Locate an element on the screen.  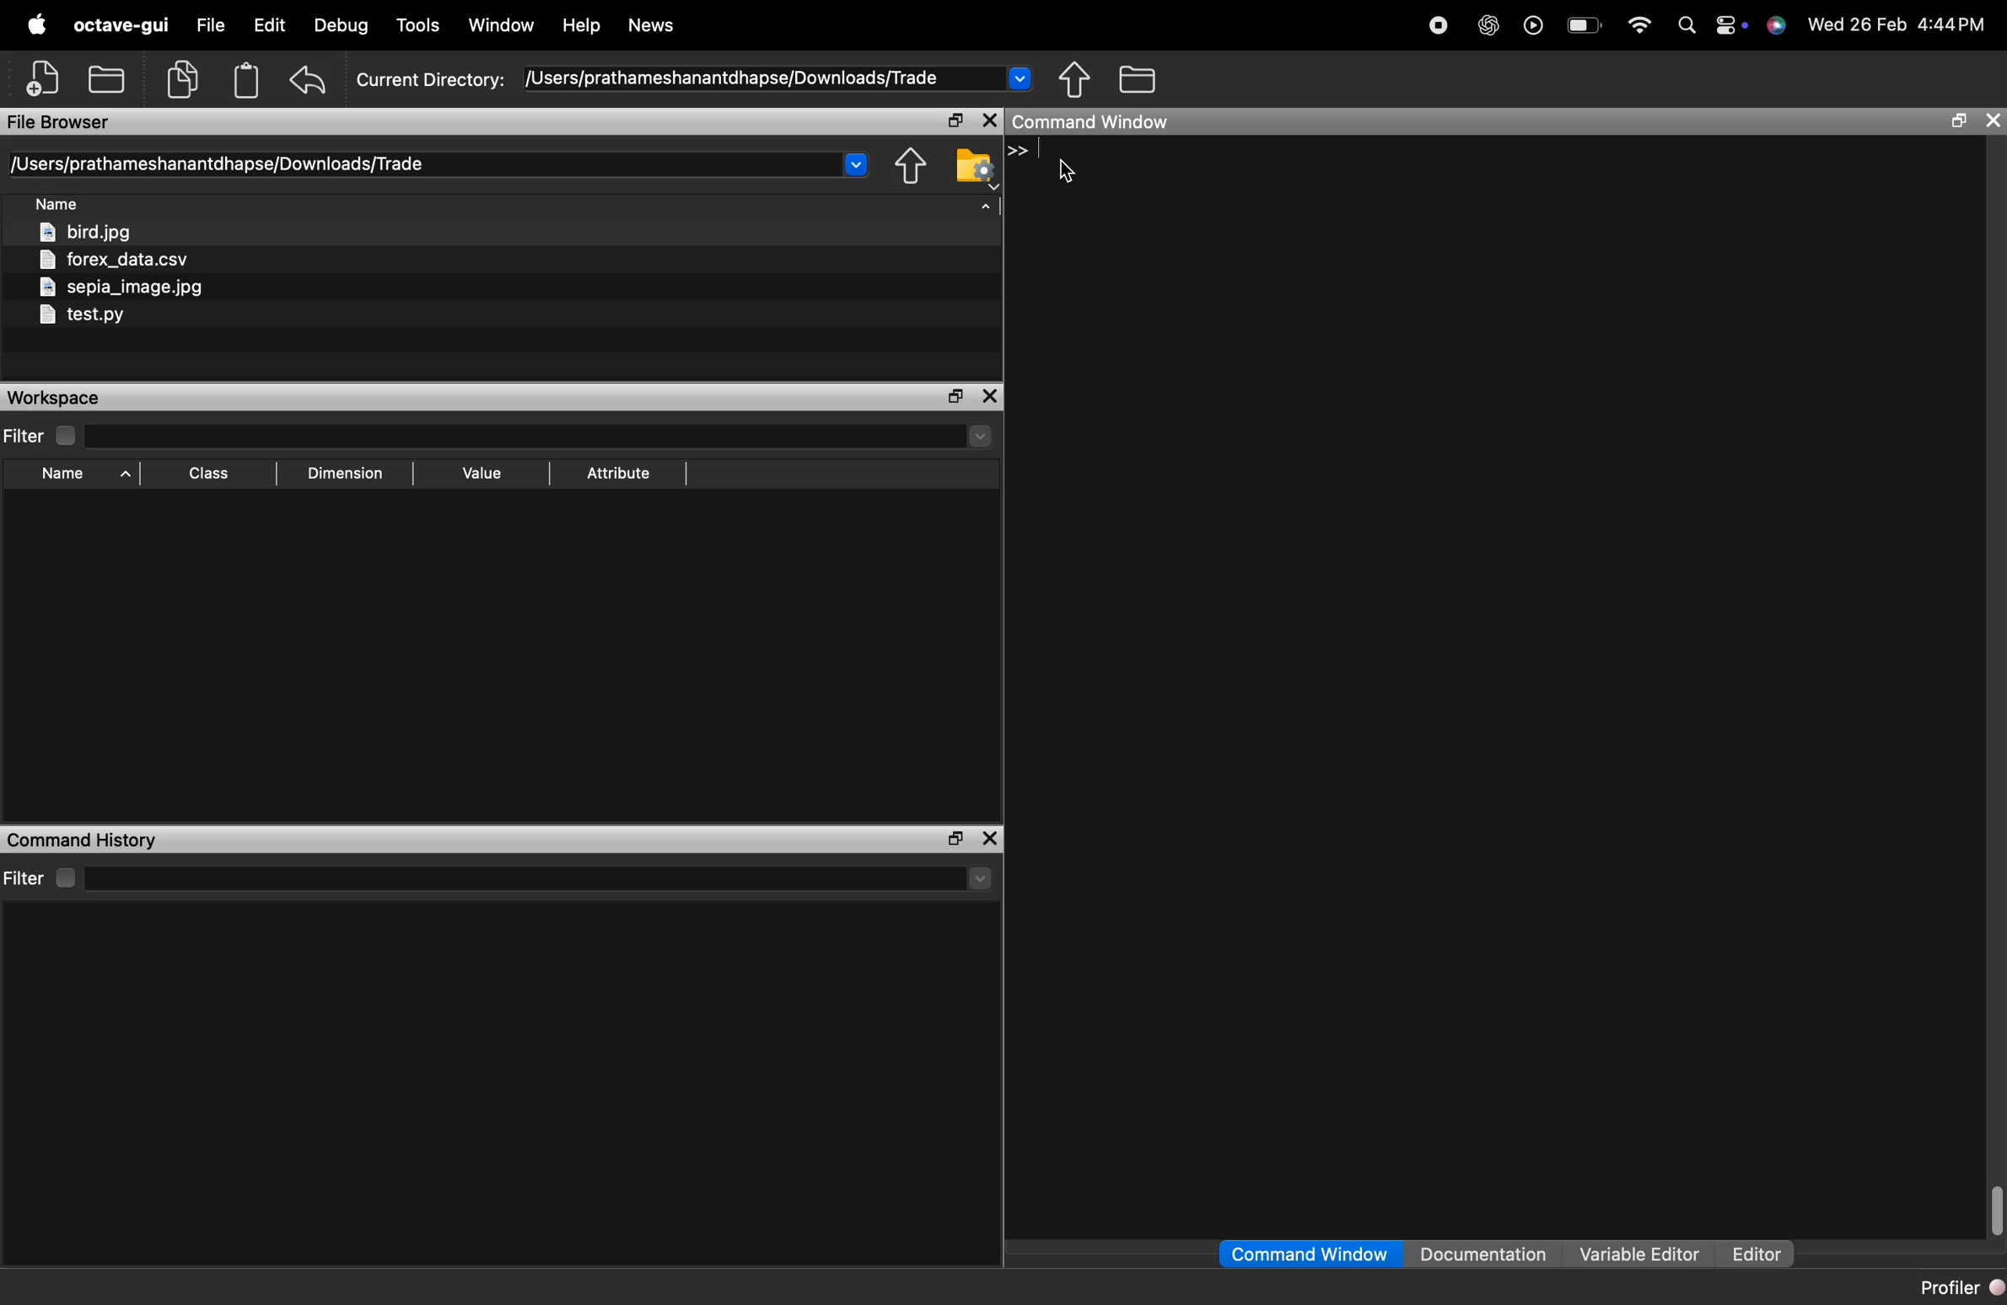
>> is located at coordinates (1018, 150).